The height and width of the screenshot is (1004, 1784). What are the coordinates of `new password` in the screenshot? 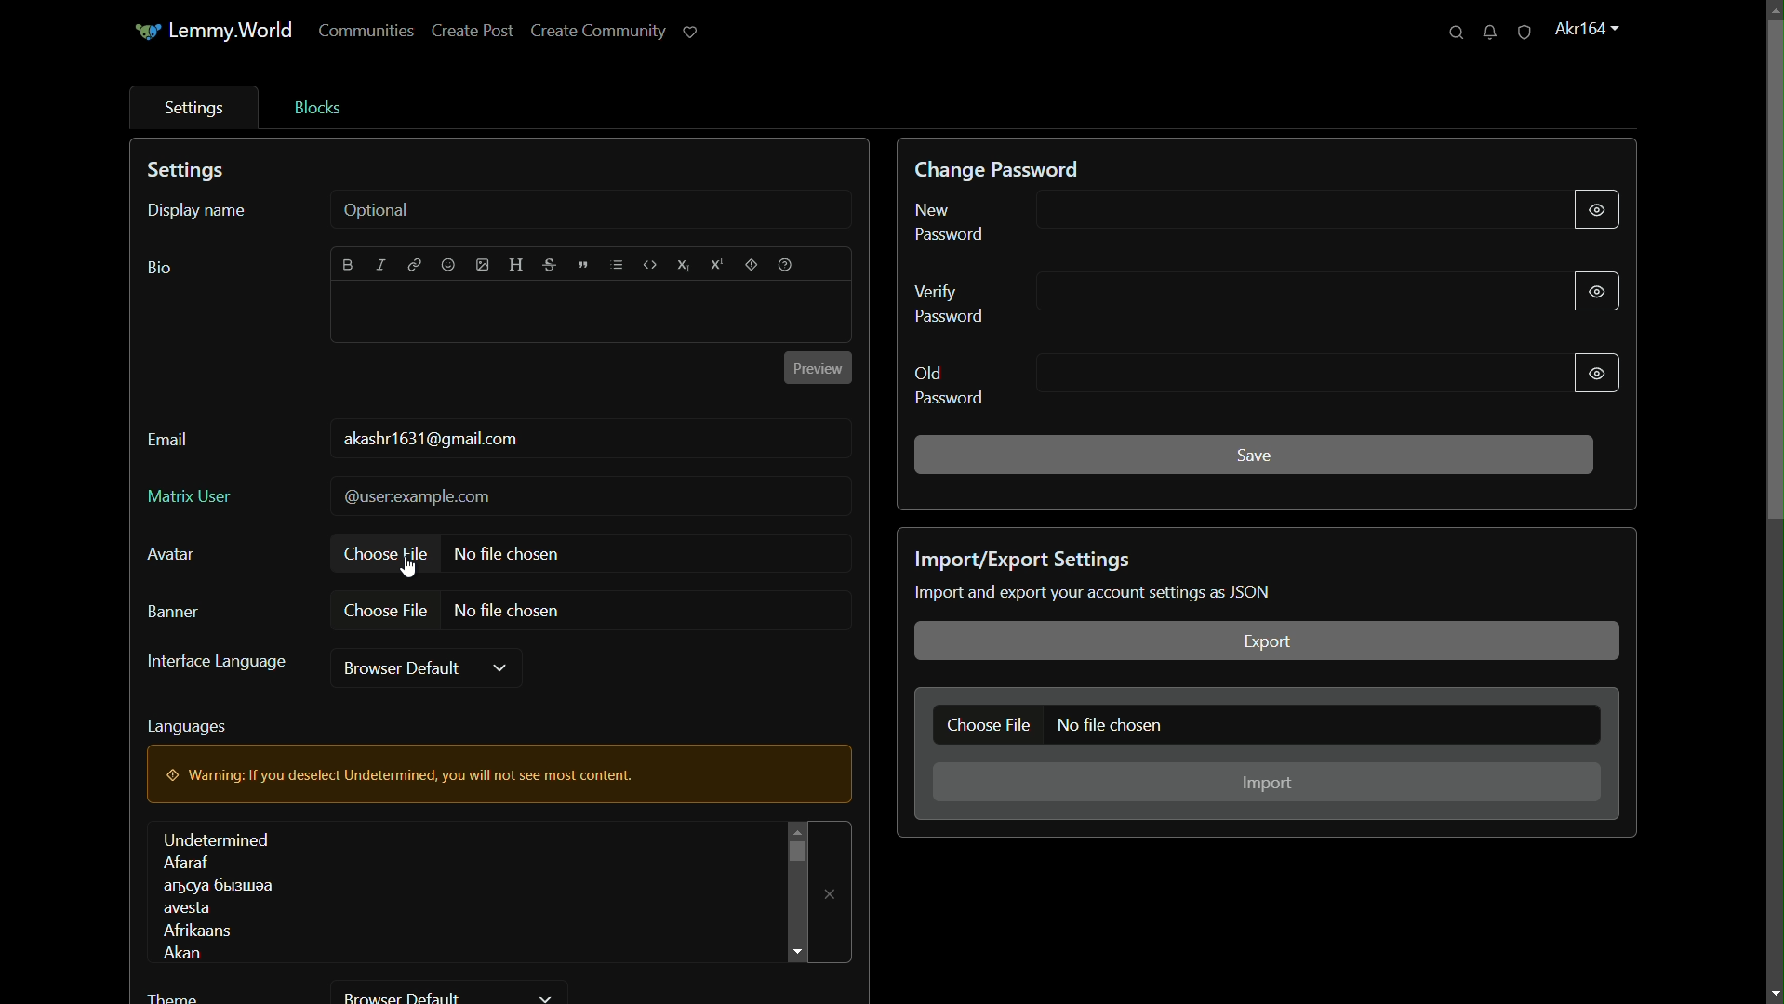 It's located at (952, 221).